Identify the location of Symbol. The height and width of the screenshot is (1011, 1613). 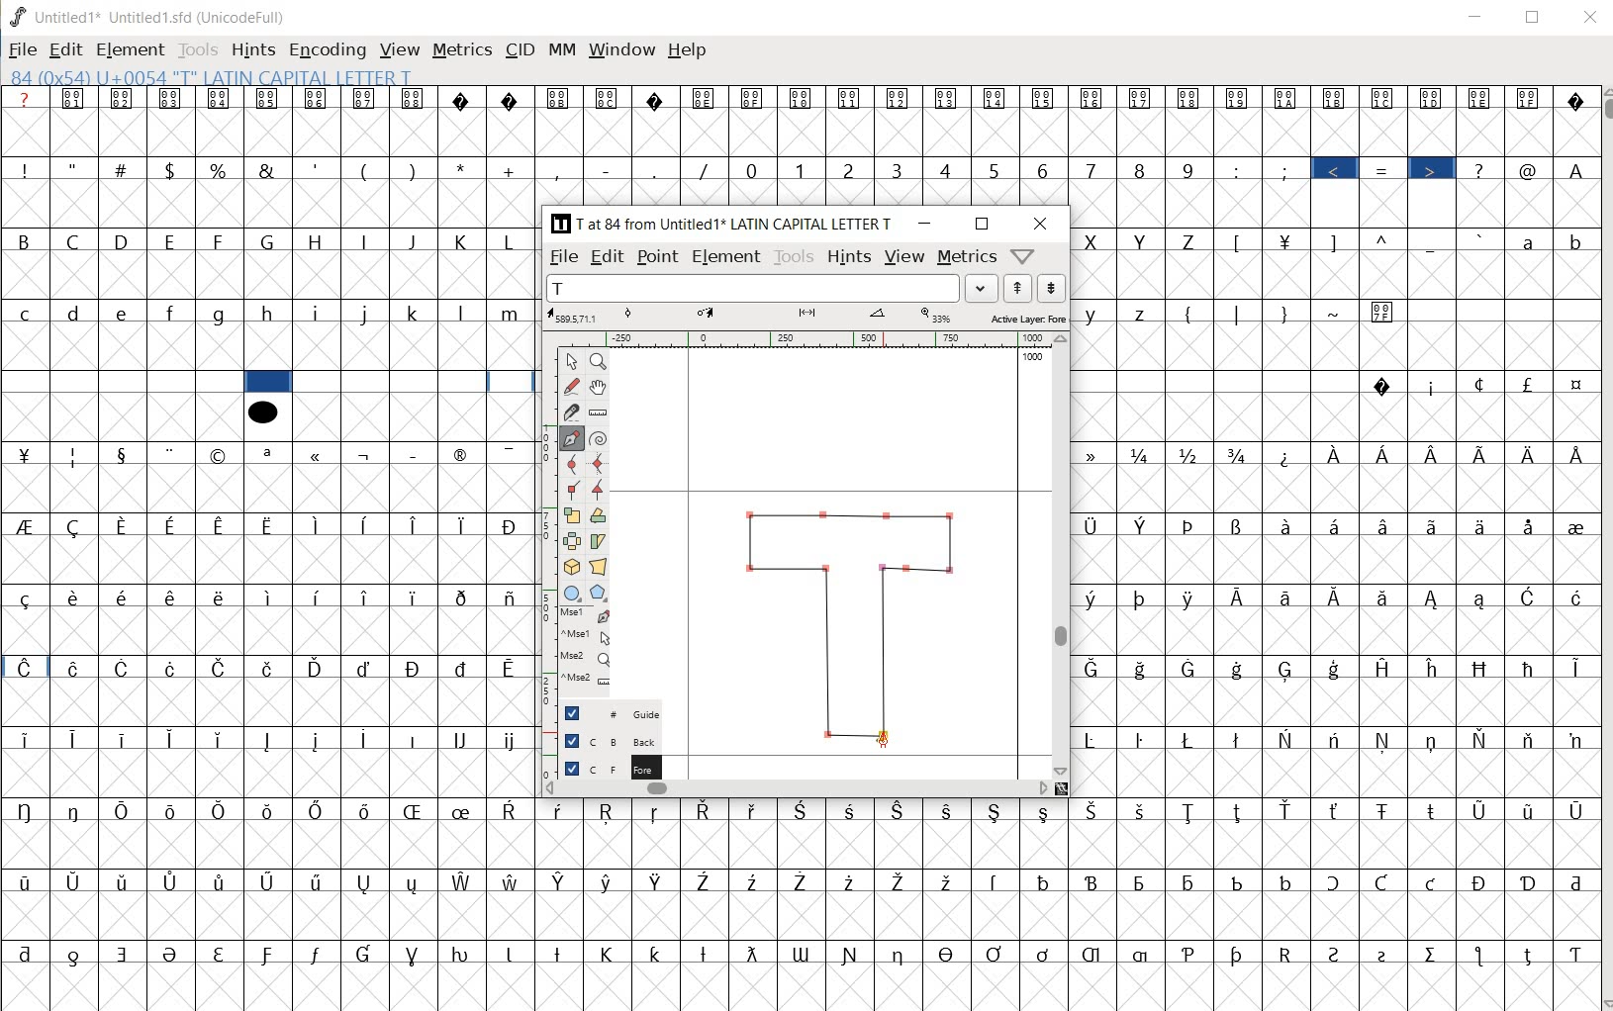
(1045, 881).